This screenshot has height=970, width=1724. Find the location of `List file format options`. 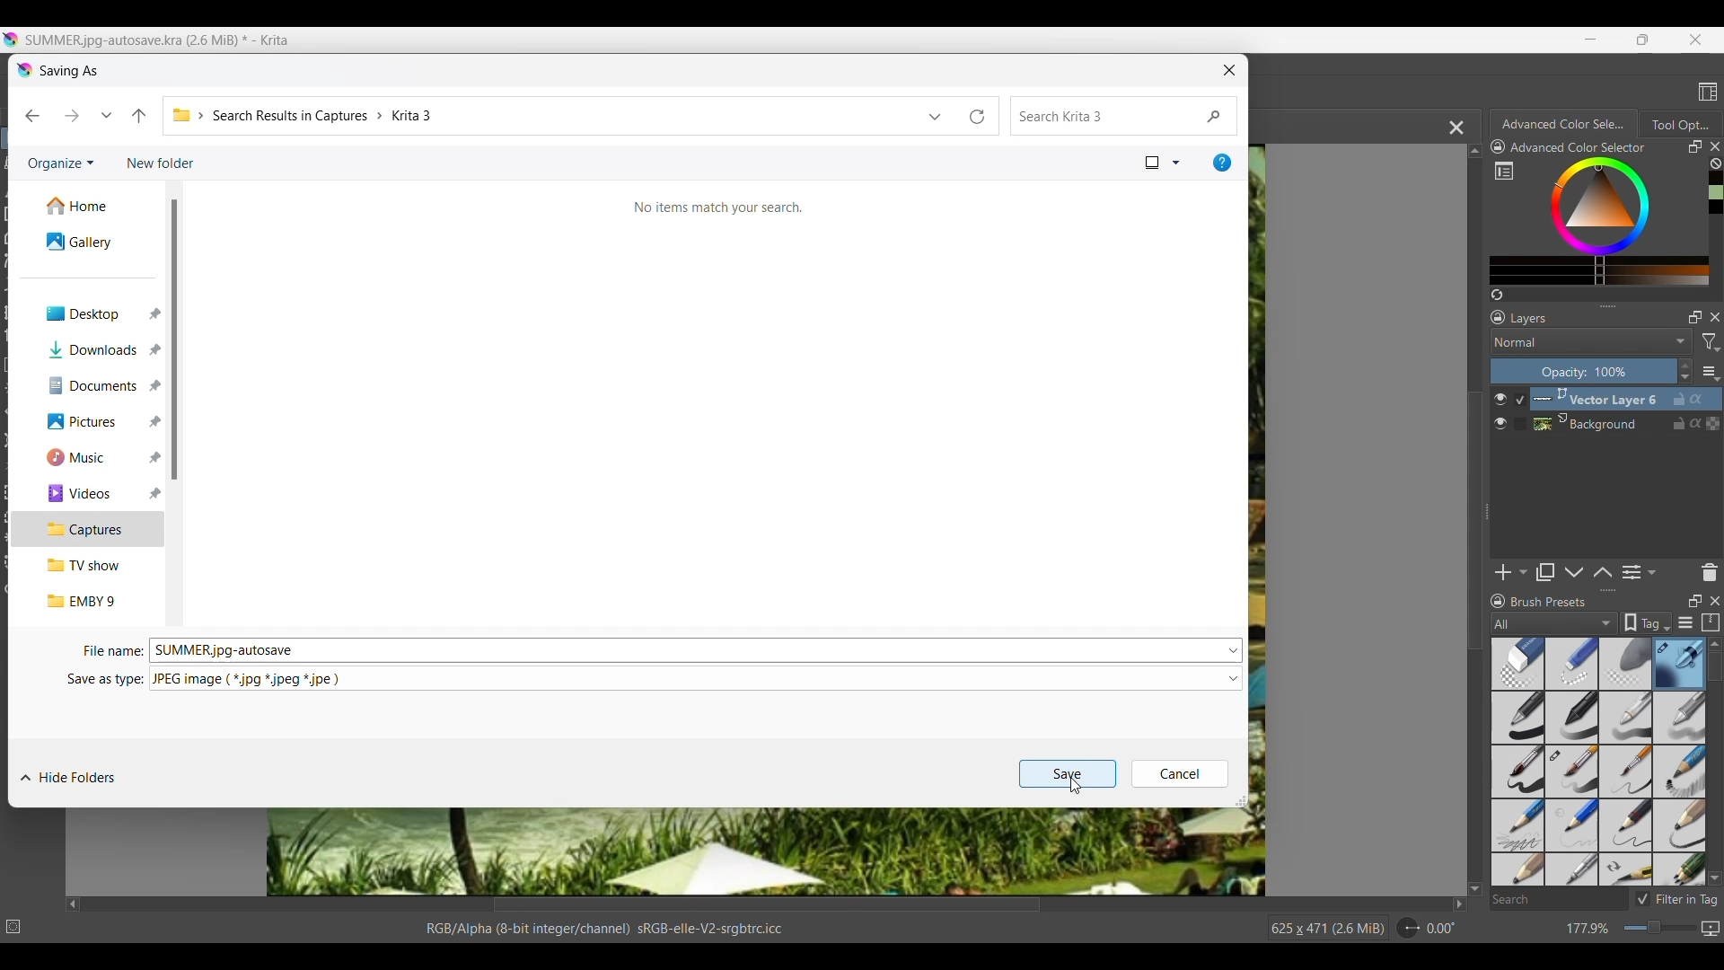

List file format options is located at coordinates (1234, 679).